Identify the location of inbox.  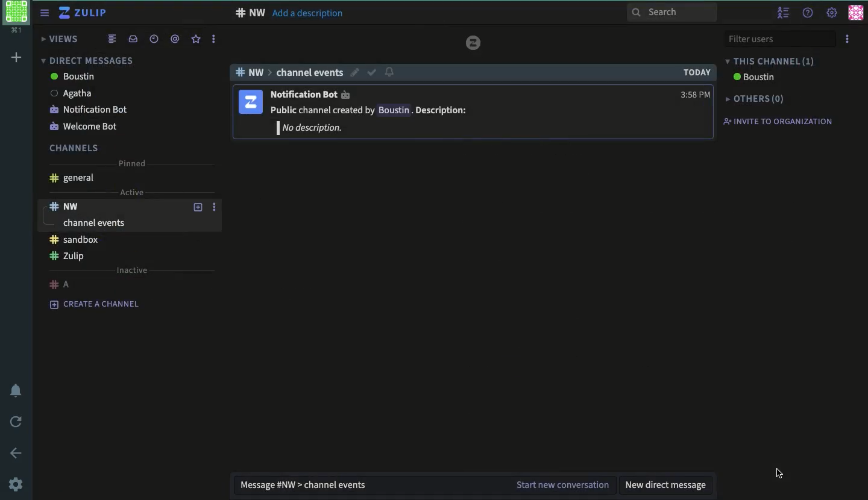
(133, 39).